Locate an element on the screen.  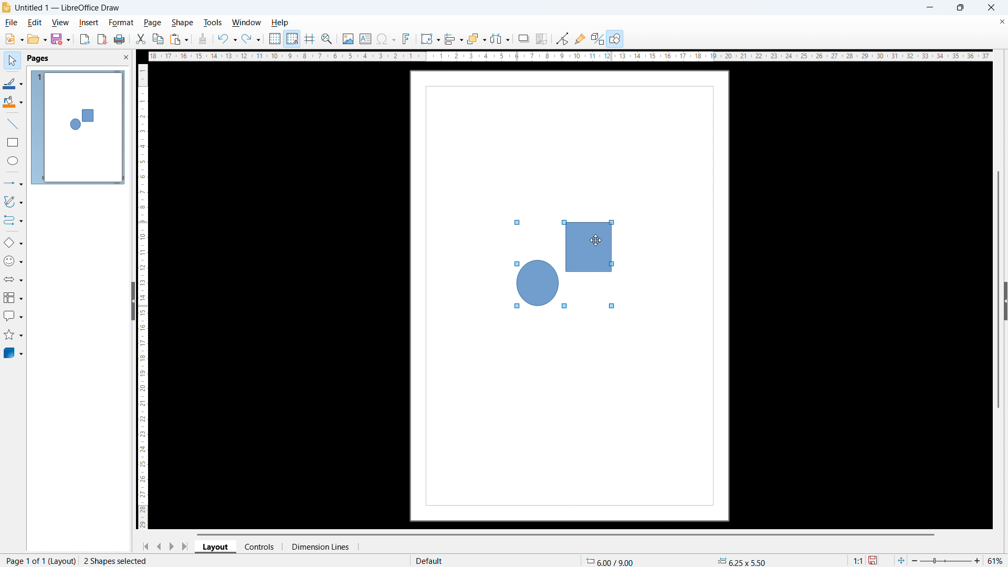
basic shapes is located at coordinates (14, 243).